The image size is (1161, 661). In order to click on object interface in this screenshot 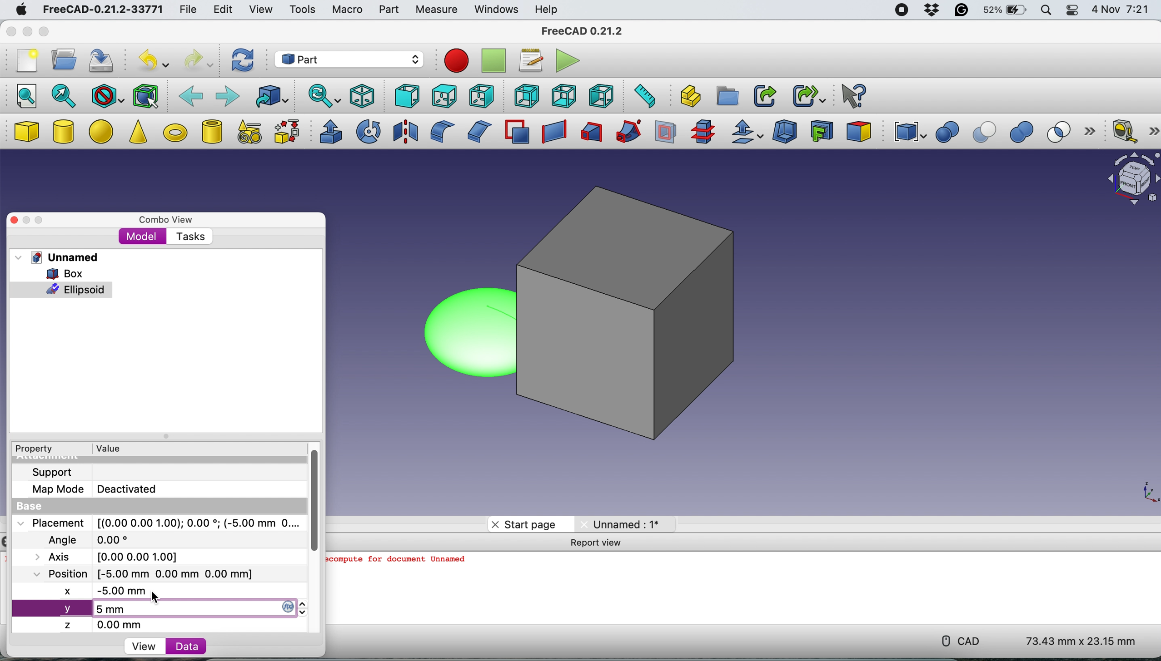, I will do `click(1133, 180)`.